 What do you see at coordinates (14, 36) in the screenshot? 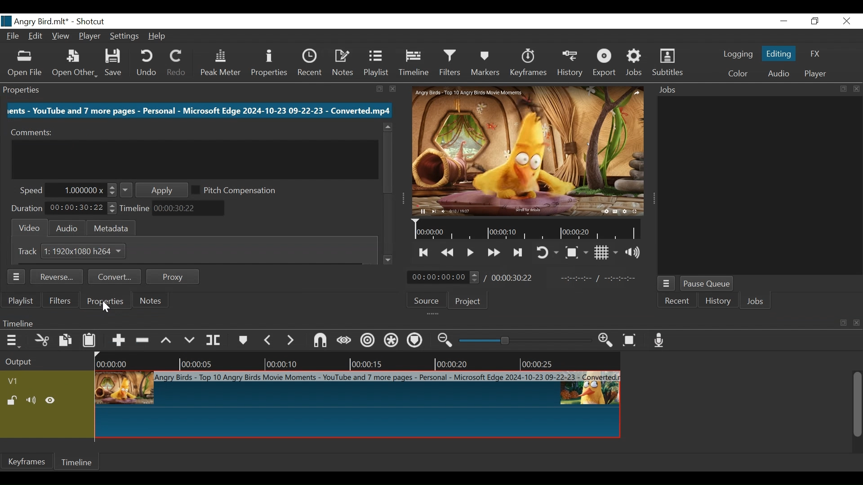
I see `File` at bounding box center [14, 36].